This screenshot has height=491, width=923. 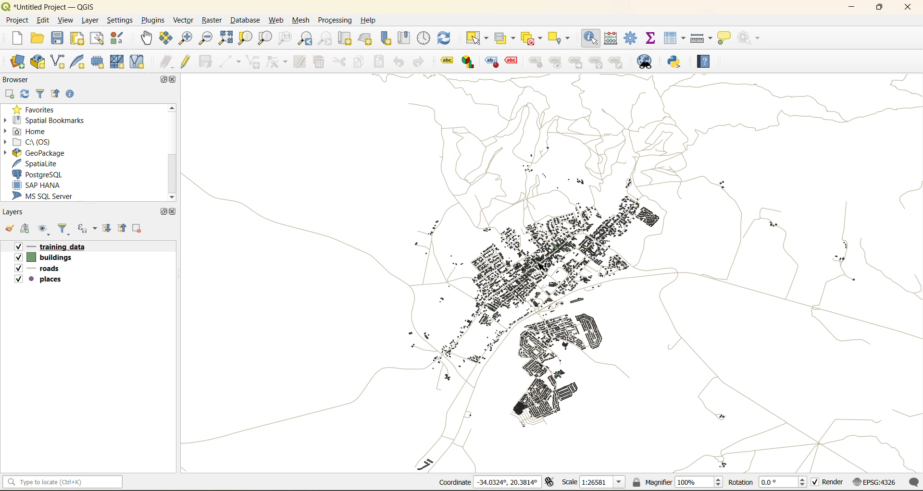 What do you see at coordinates (18, 62) in the screenshot?
I see `open data source manager` at bounding box center [18, 62].